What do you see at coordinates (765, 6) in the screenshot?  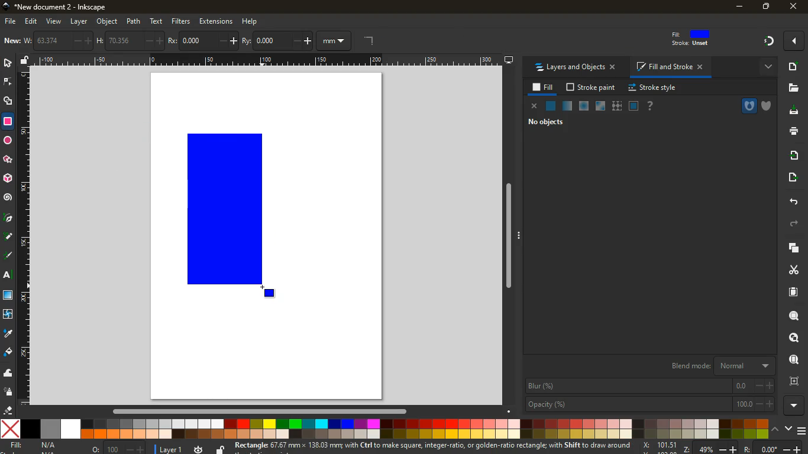 I see `maximize` at bounding box center [765, 6].